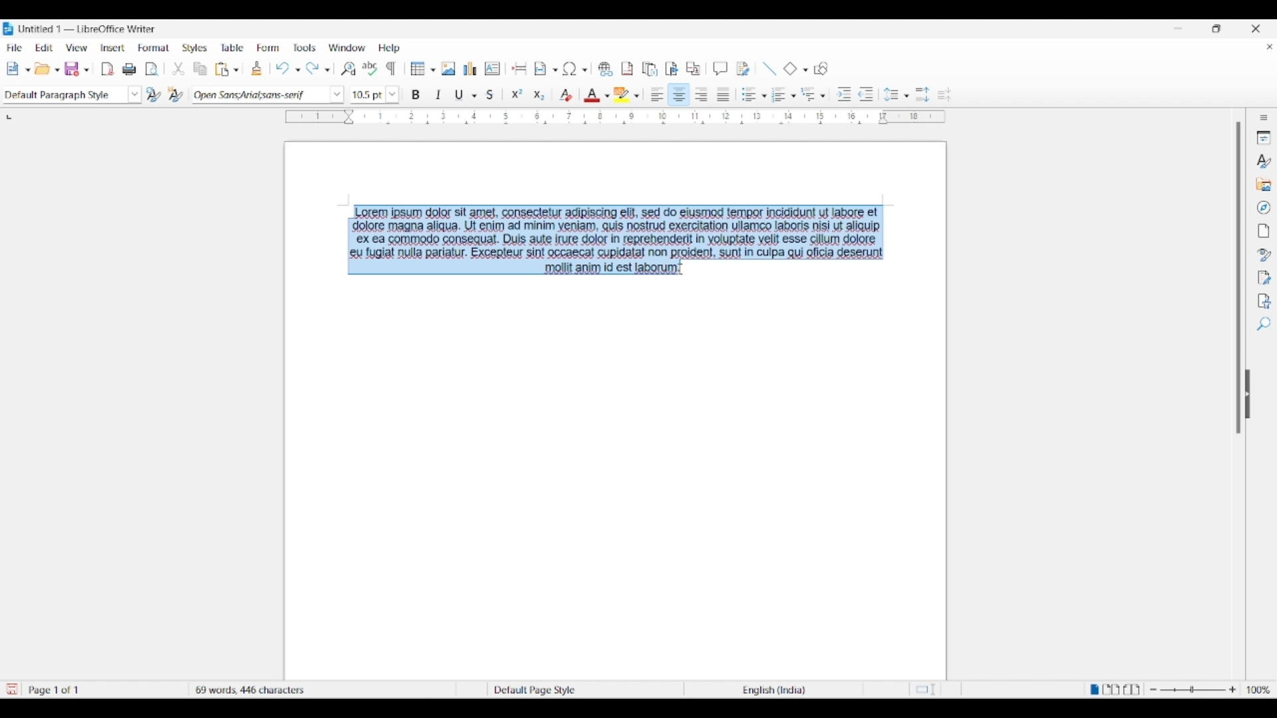 This screenshot has width=1277, height=718. Describe the element at coordinates (416, 94) in the screenshot. I see `Bold` at that location.